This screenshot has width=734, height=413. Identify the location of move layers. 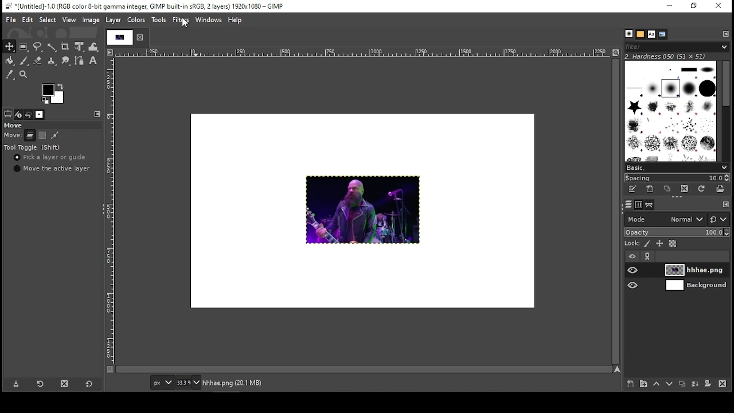
(29, 135).